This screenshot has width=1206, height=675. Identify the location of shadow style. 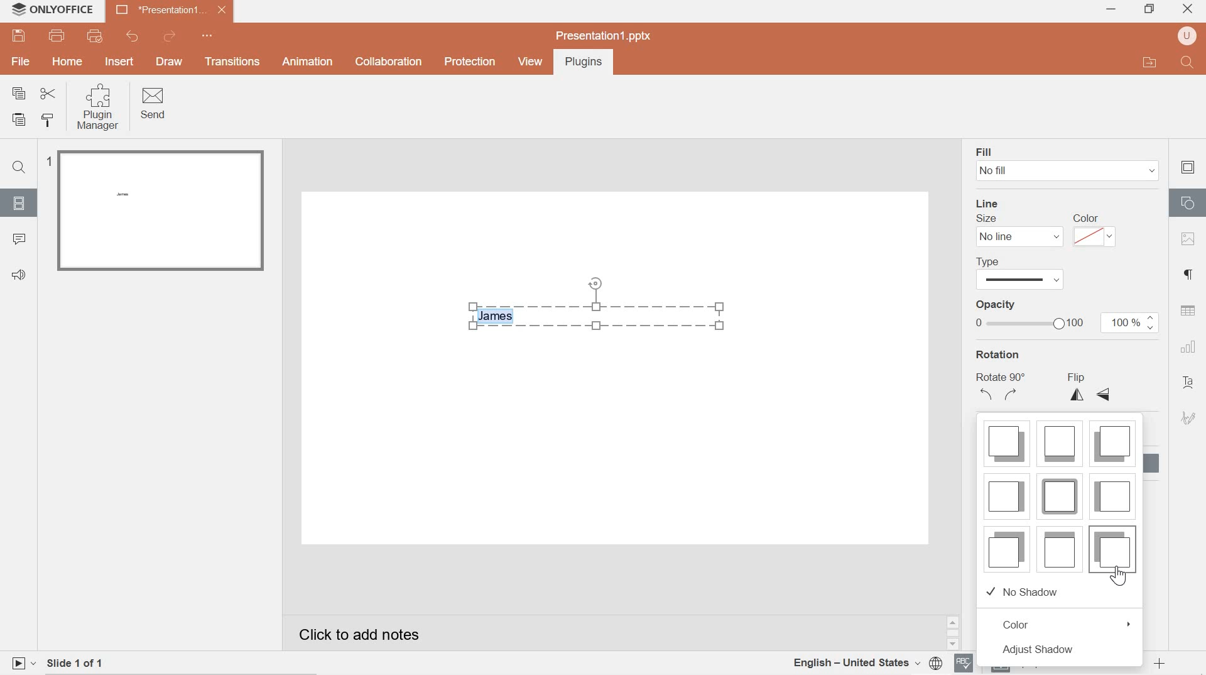
(1110, 497).